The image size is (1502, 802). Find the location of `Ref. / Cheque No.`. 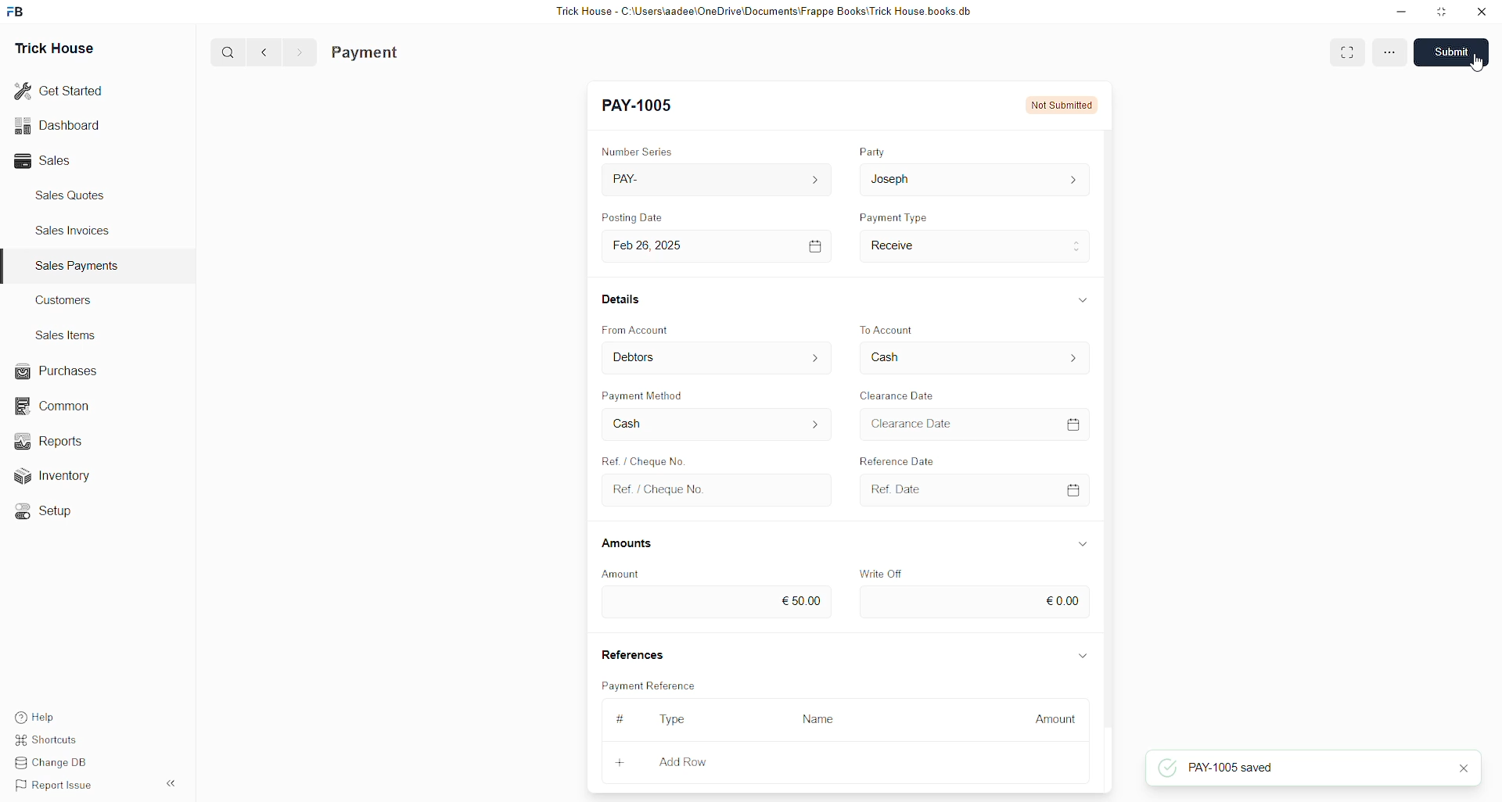

Ref. / Cheque No. is located at coordinates (720, 491).